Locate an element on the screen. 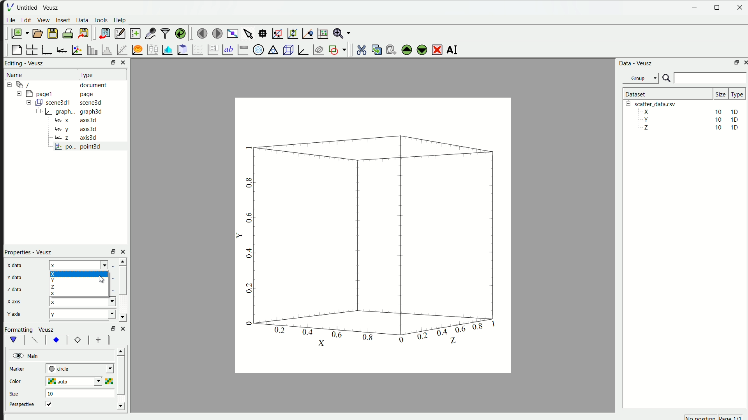 The width and height of the screenshot is (748, 420). Tools is located at coordinates (101, 19).